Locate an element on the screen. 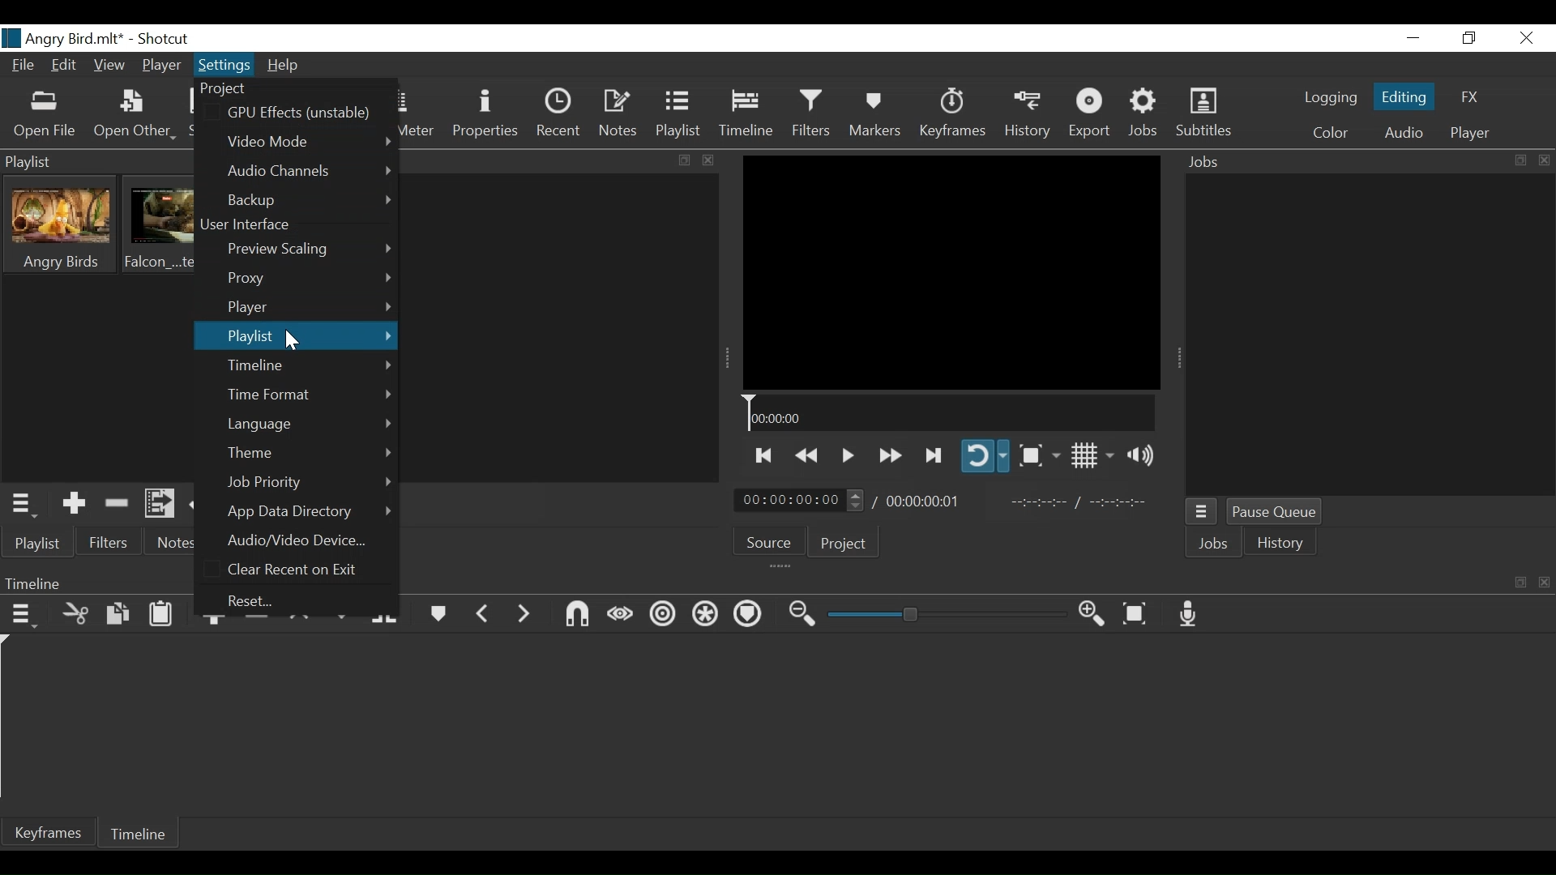 The image size is (1556, 875). Previous Scaling is located at coordinates (309, 251).